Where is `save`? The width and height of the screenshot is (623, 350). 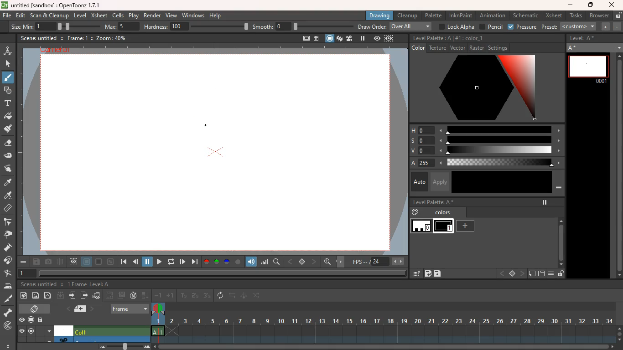
save is located at coordinates (438, 274).